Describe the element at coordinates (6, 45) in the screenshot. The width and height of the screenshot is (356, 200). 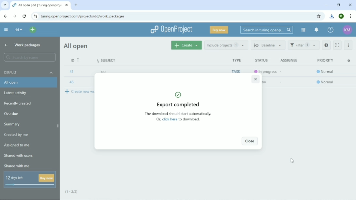
I see `Up` at that location.